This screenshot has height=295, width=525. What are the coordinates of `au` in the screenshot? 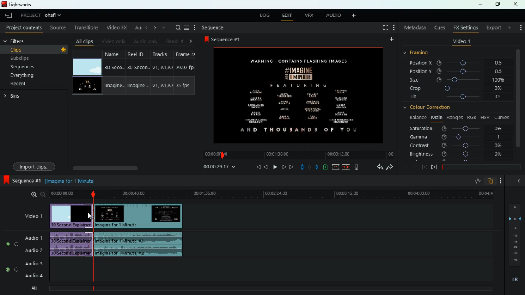 It's located at (137, 27).